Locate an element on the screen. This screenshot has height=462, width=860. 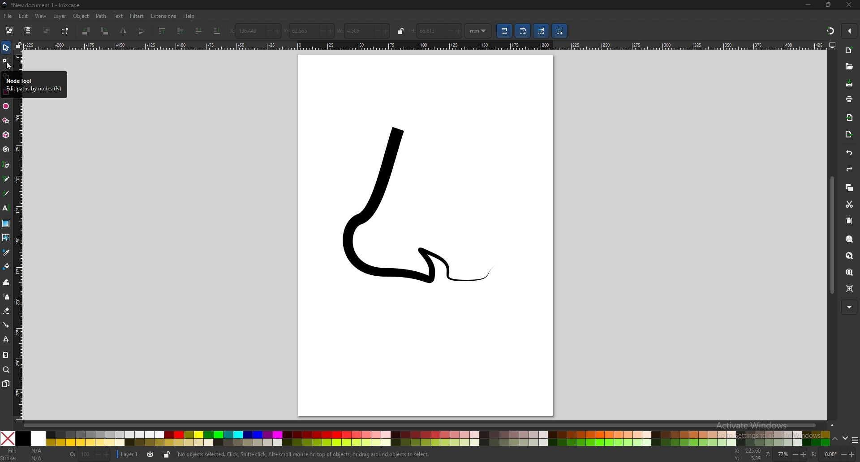
object is located at coordinates (82, 16).